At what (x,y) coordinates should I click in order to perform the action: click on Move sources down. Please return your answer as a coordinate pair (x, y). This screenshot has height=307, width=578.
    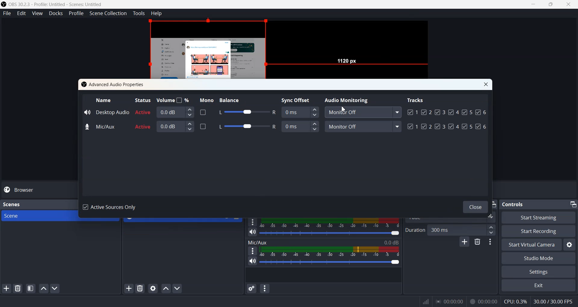
    Looking at the image, I should click on (178, 289).